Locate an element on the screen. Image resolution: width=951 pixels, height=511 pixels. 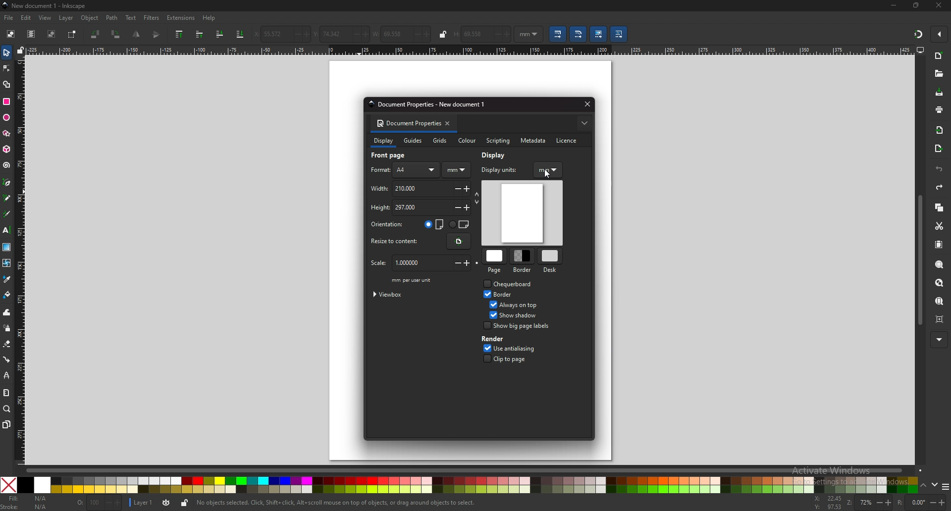
metadata is located at coordinates (533, 141).